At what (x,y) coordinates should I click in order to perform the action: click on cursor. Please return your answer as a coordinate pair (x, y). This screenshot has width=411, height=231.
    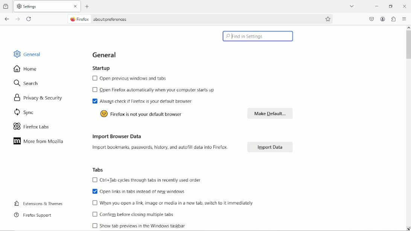
    Looking at the image, I should click on (407, 228).